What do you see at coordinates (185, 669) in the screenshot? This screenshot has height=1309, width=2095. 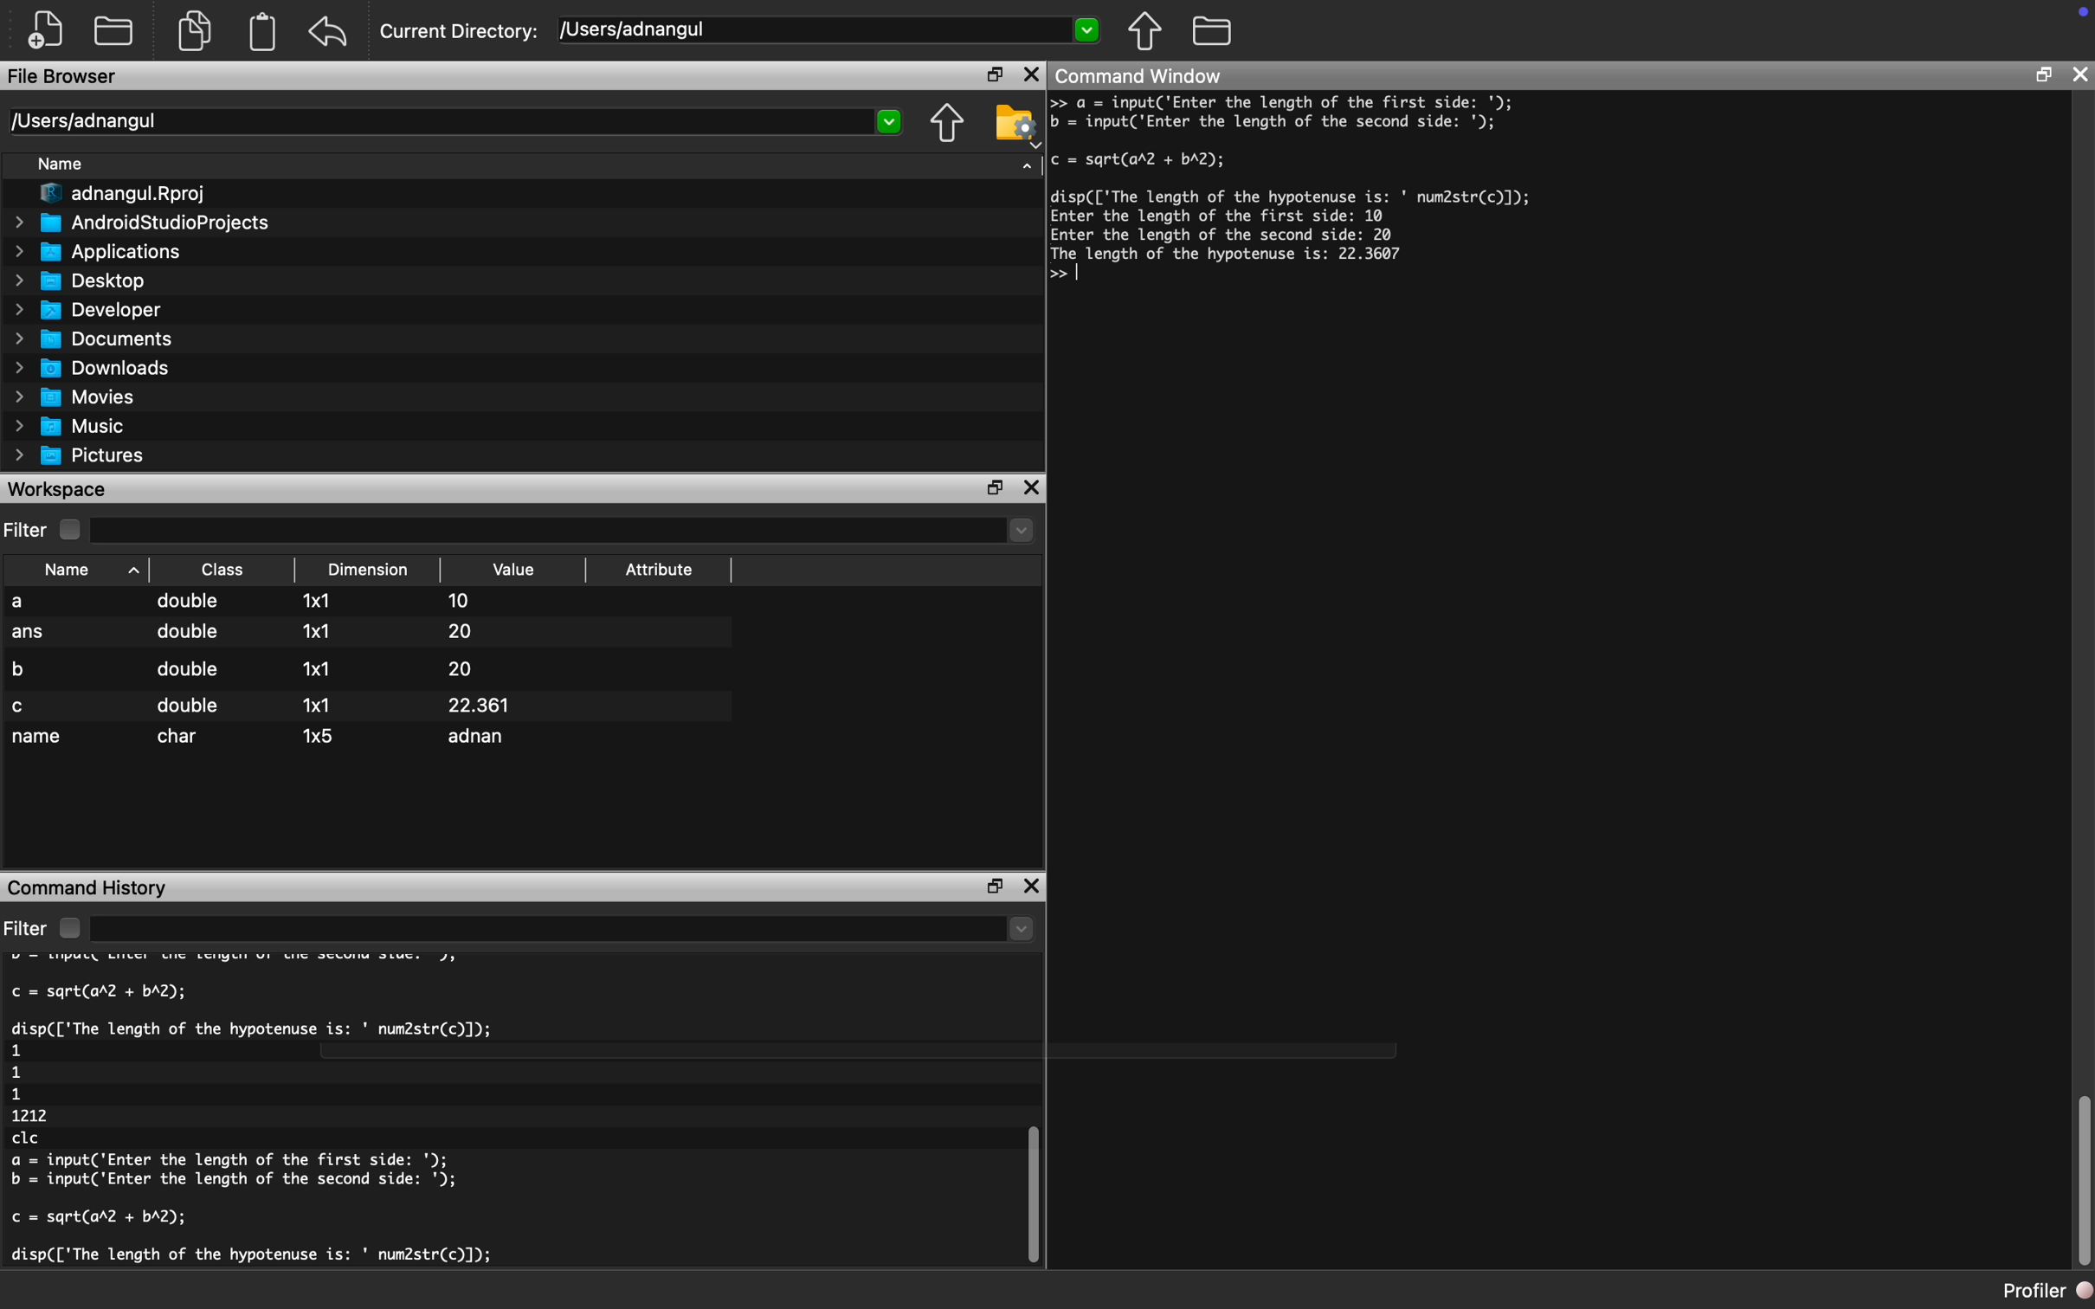 I see `double` at bounding box center [185, 669].